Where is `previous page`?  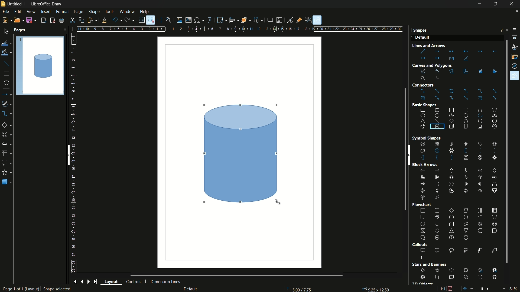 previous page is located at coordinates (82, 282).